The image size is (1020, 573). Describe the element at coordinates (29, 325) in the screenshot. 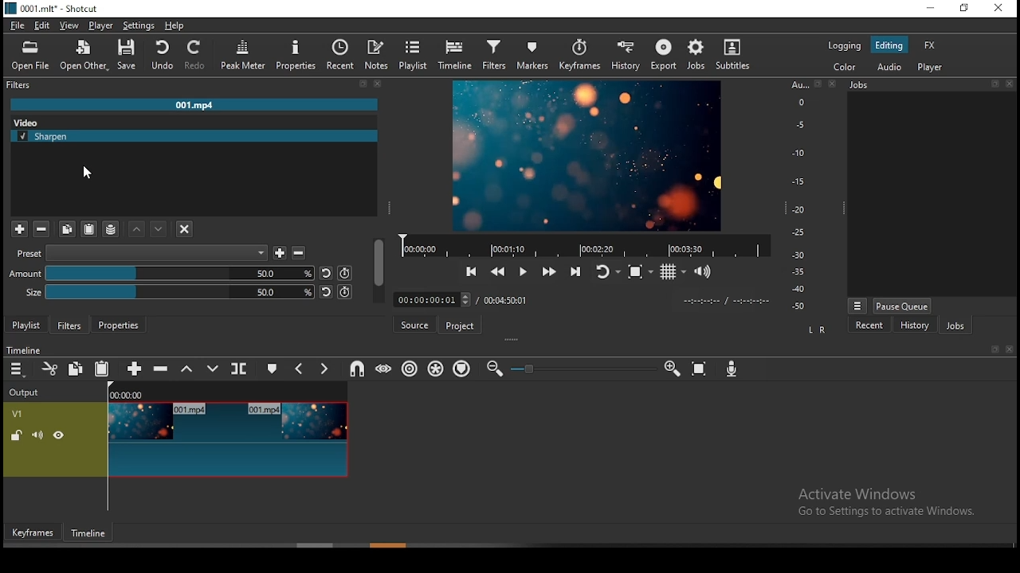

I see `playlist` at that location.